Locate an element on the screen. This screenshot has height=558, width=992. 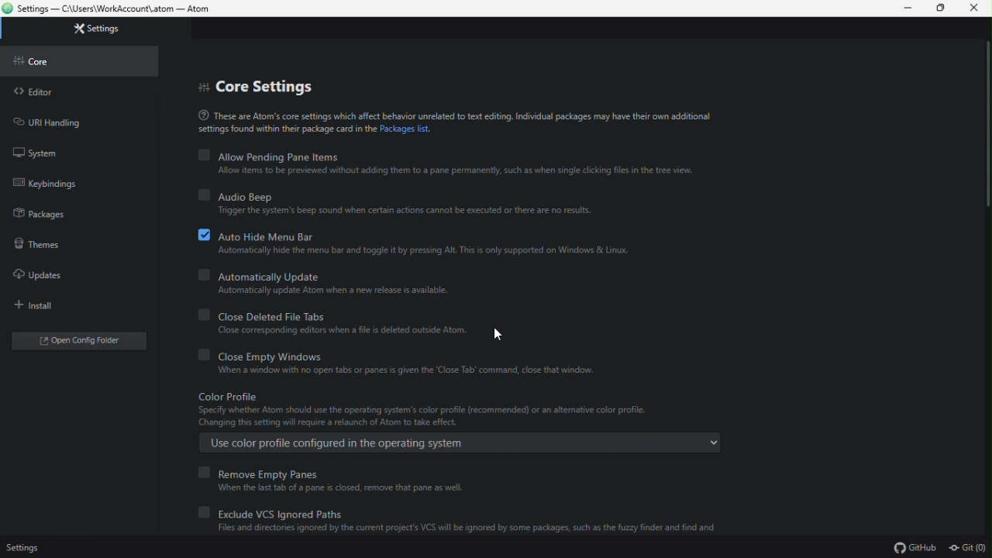
Editor is located at coordinates (81, 91).